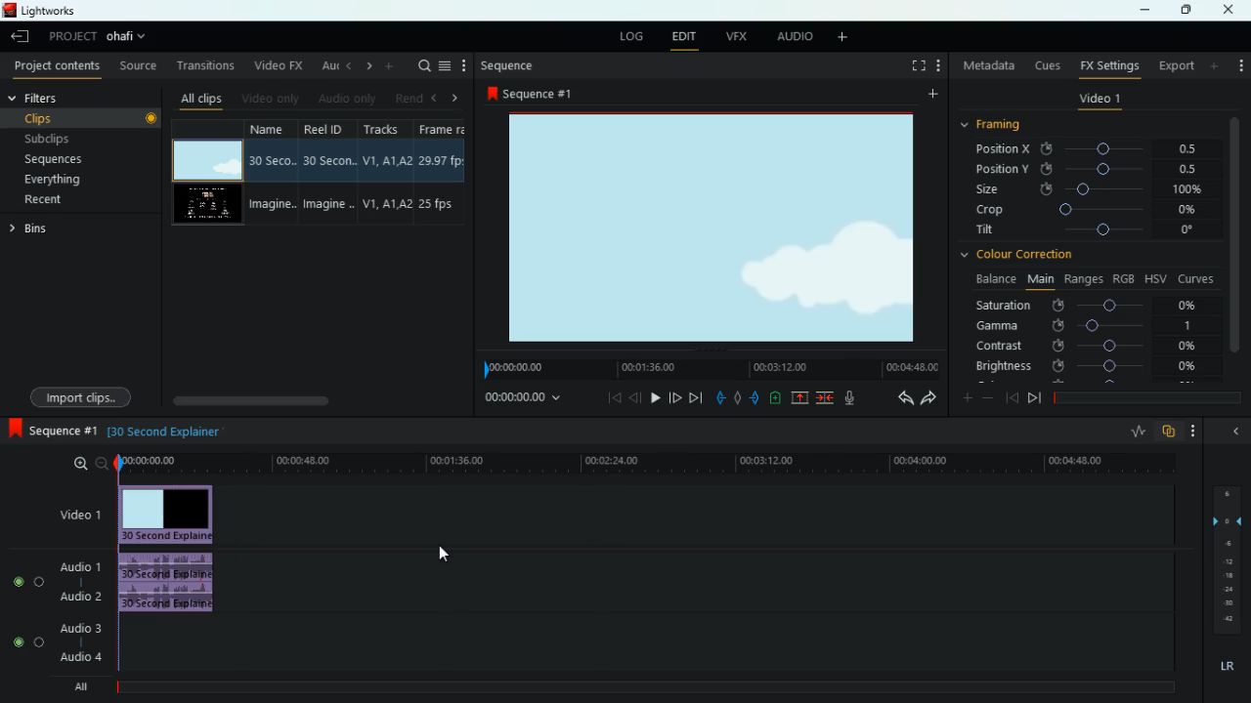  I want to click on audio only, so click(344, 99).